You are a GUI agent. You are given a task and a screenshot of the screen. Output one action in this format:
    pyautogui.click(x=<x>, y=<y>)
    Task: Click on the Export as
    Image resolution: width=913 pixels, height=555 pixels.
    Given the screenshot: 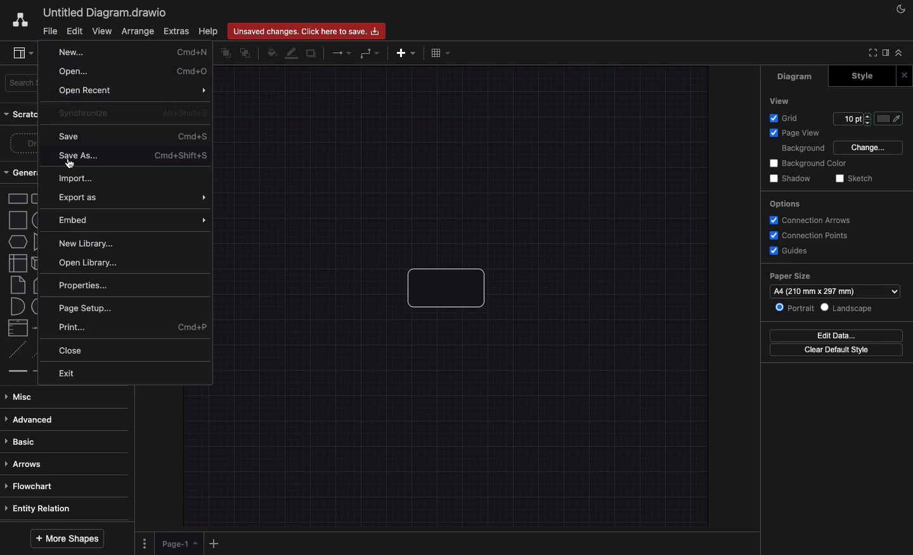 What is the action you would take?
    pyautogui.click(x=134, y=199)
    